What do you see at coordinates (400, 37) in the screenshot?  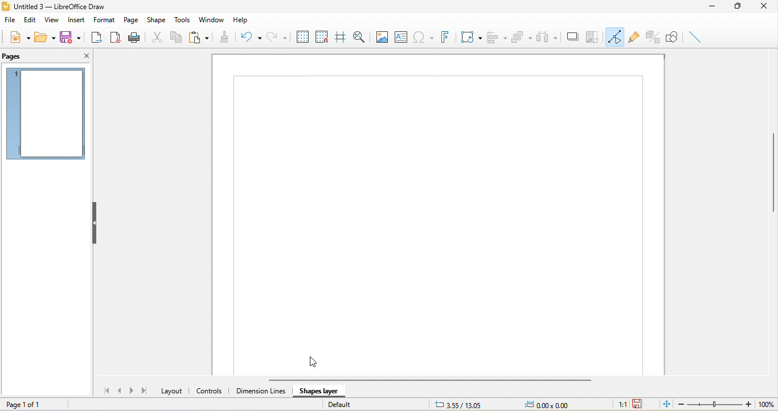 I see `text box` at bounding box center [400, 37].